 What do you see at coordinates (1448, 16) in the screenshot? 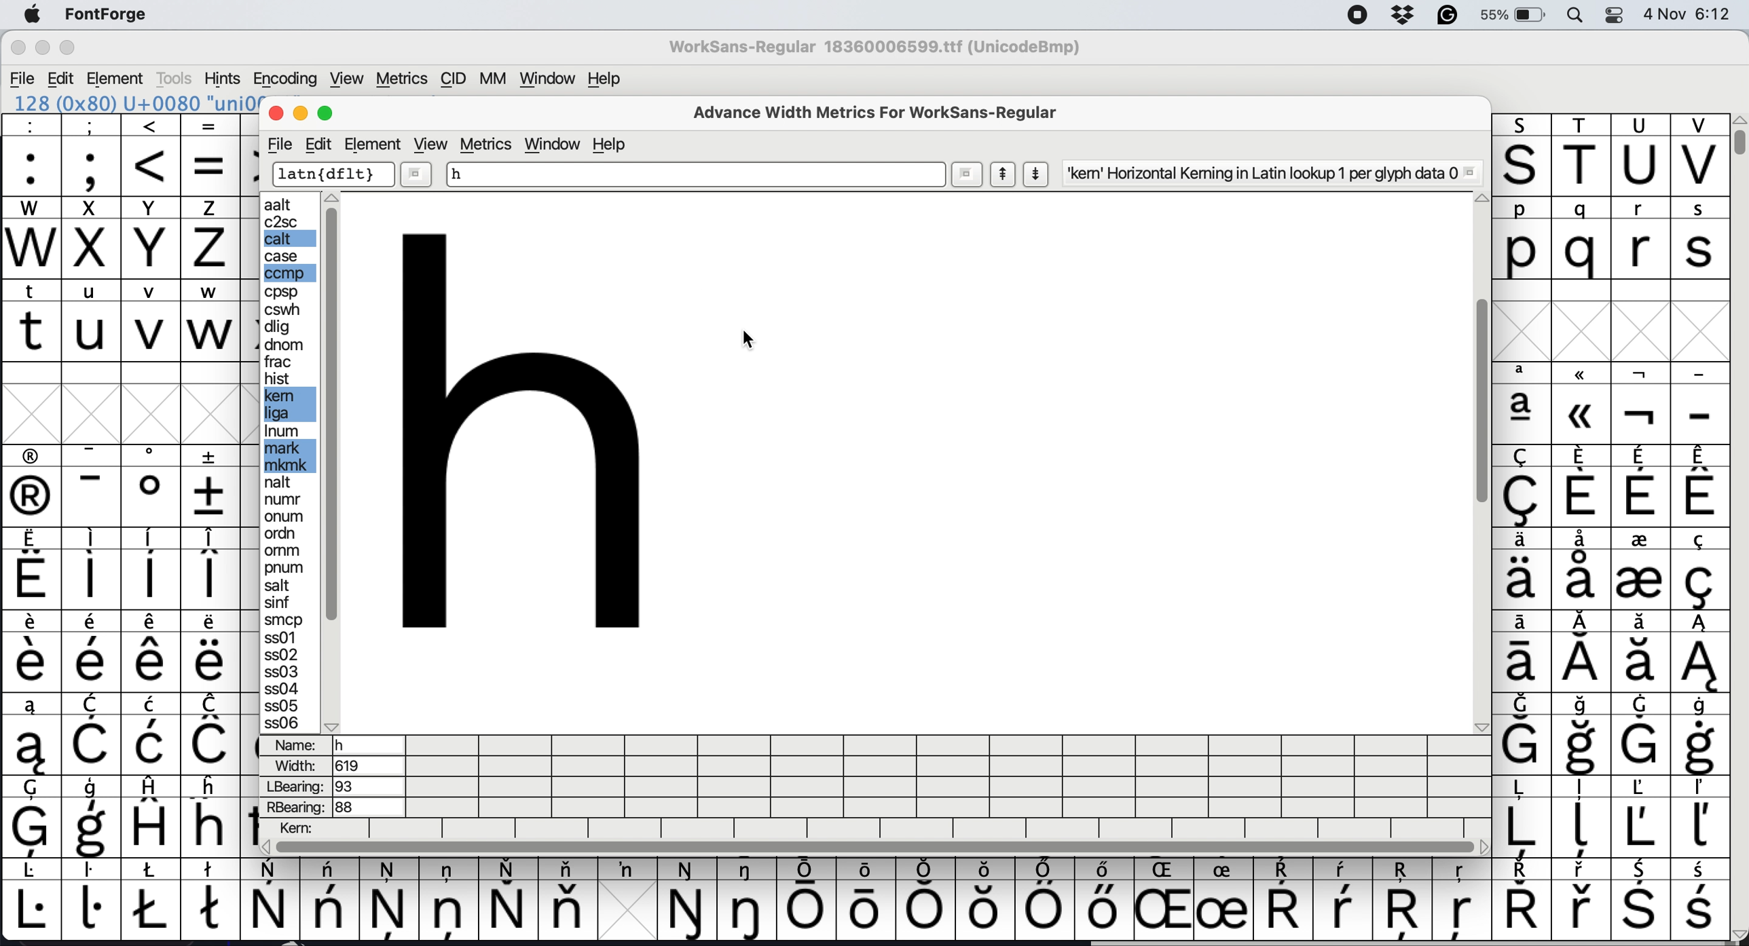
I see `grammarly` at bounding box center [1448, 16].